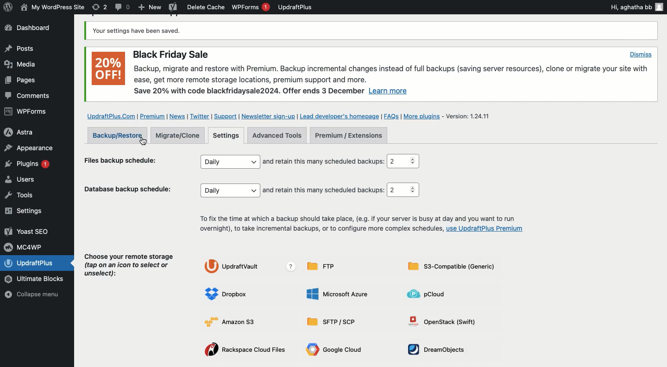 This screenshot has height=367, width=667. I want to click on 2, so click(403, 161).